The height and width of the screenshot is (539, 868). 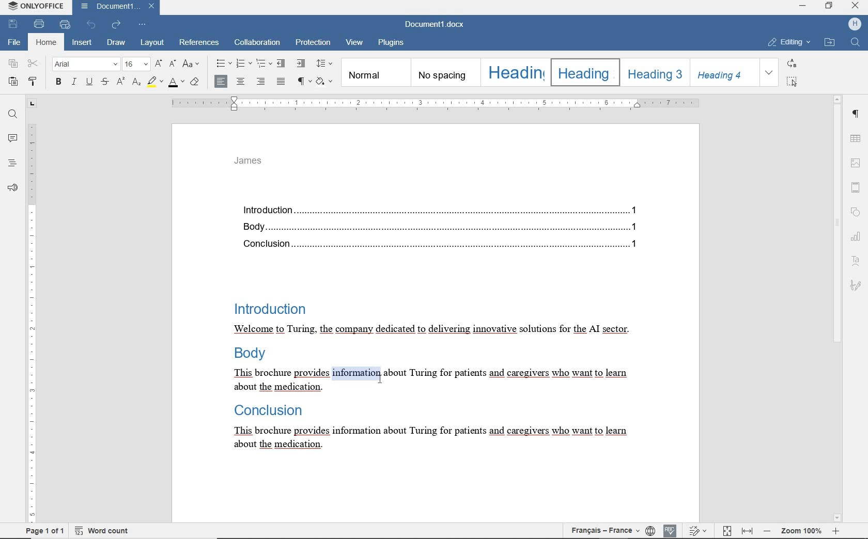 What do you see at coordinates (15, 43) in the screenshot?
I see `FILE` at bounding box center [15, 43].